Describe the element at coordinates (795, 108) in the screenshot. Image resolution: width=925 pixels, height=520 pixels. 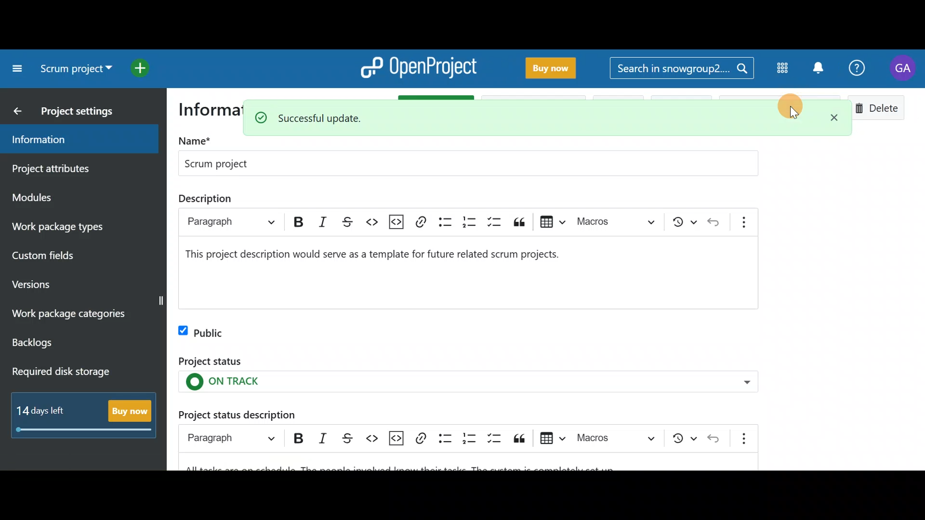
I see `Cursor` at that location.